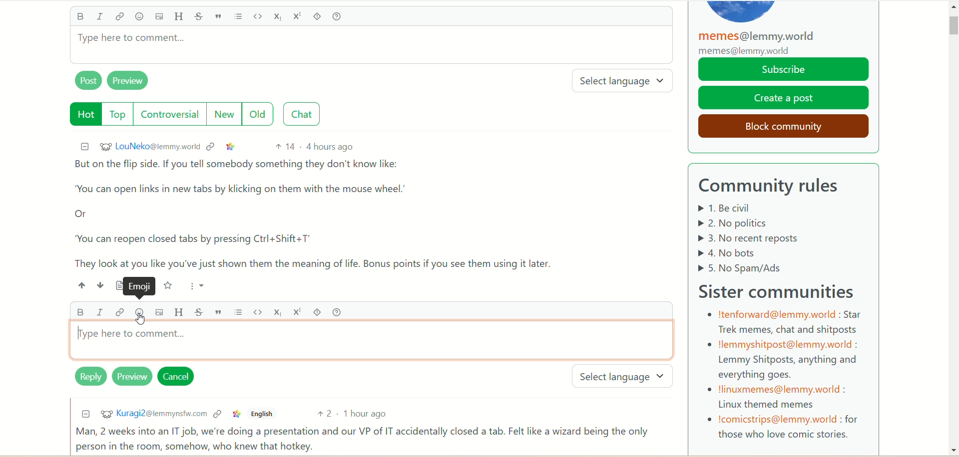  I want to click on old, so click(262, 115).